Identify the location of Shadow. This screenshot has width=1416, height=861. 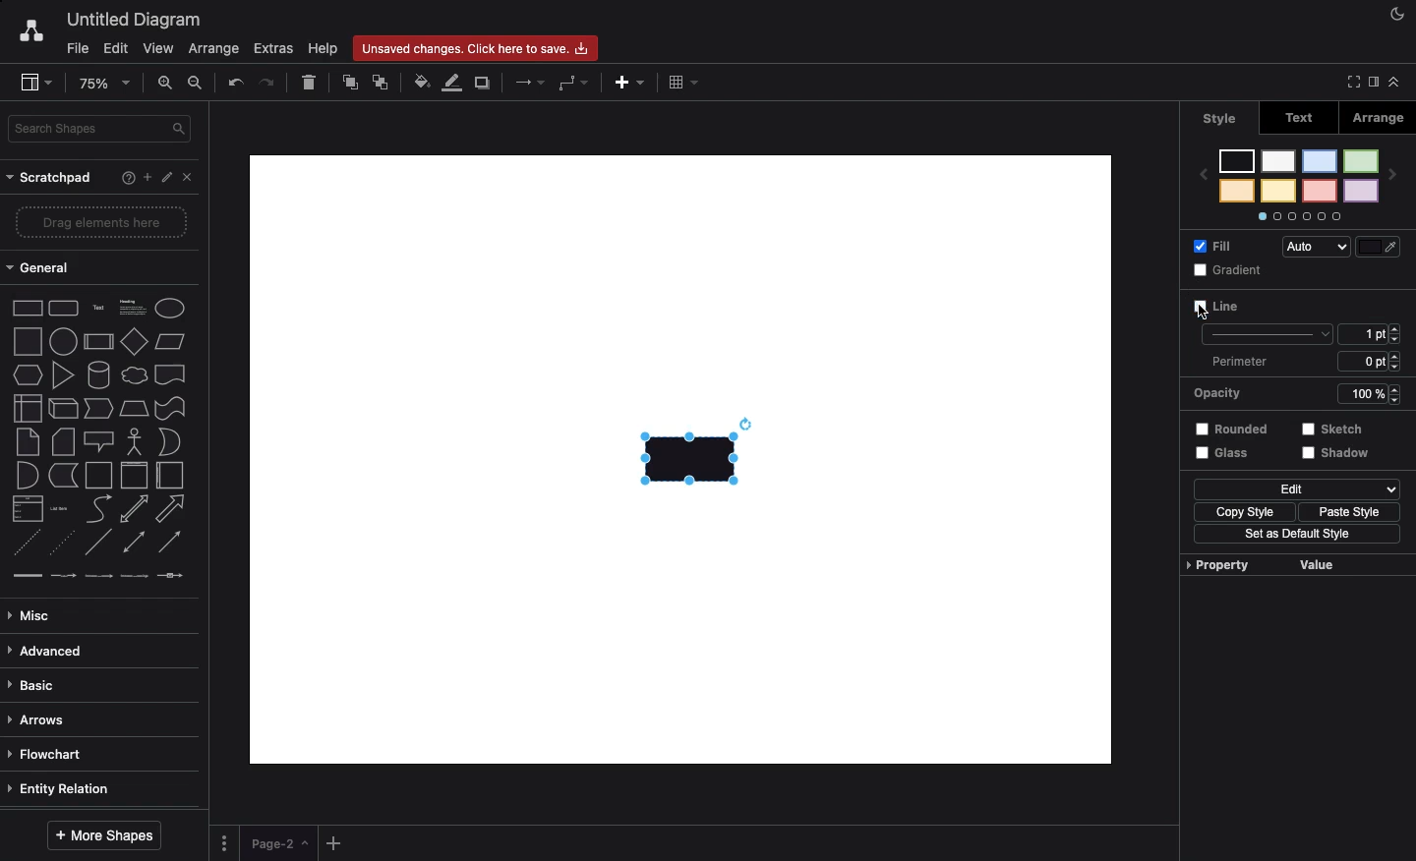
(1338, 454).